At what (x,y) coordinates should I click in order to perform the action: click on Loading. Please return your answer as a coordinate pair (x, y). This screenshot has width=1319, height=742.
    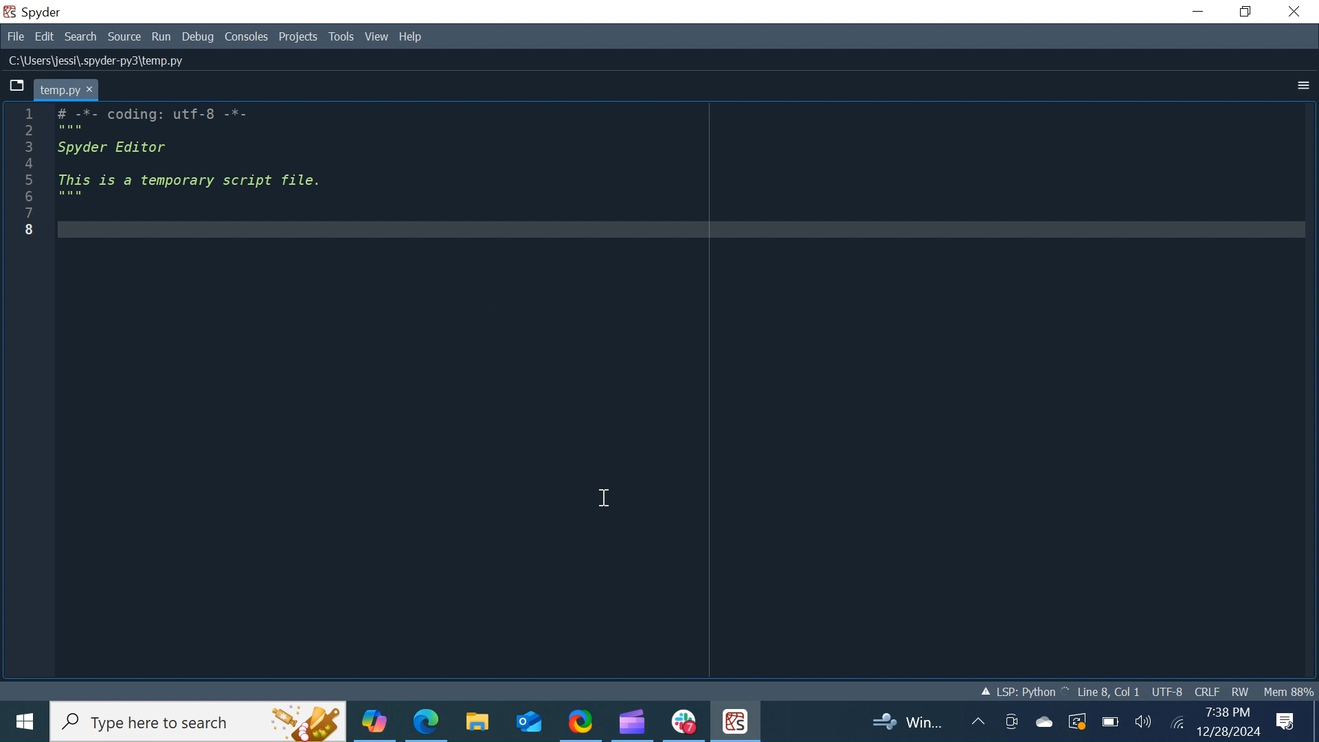
    Looking at the image, I should click on (982, 691).